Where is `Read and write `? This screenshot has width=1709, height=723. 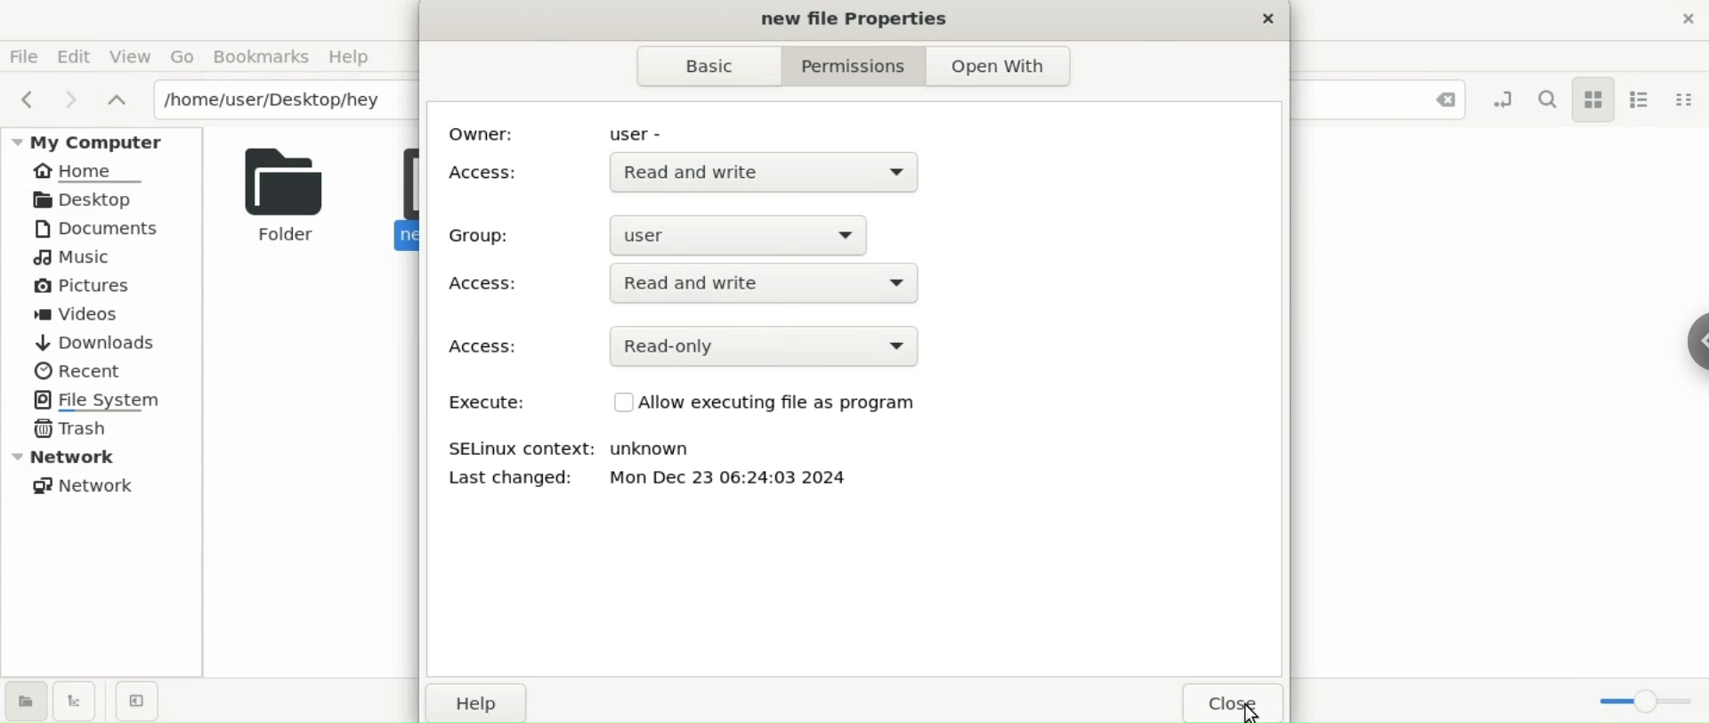
Read and write  is located at coordinates (767, 284).